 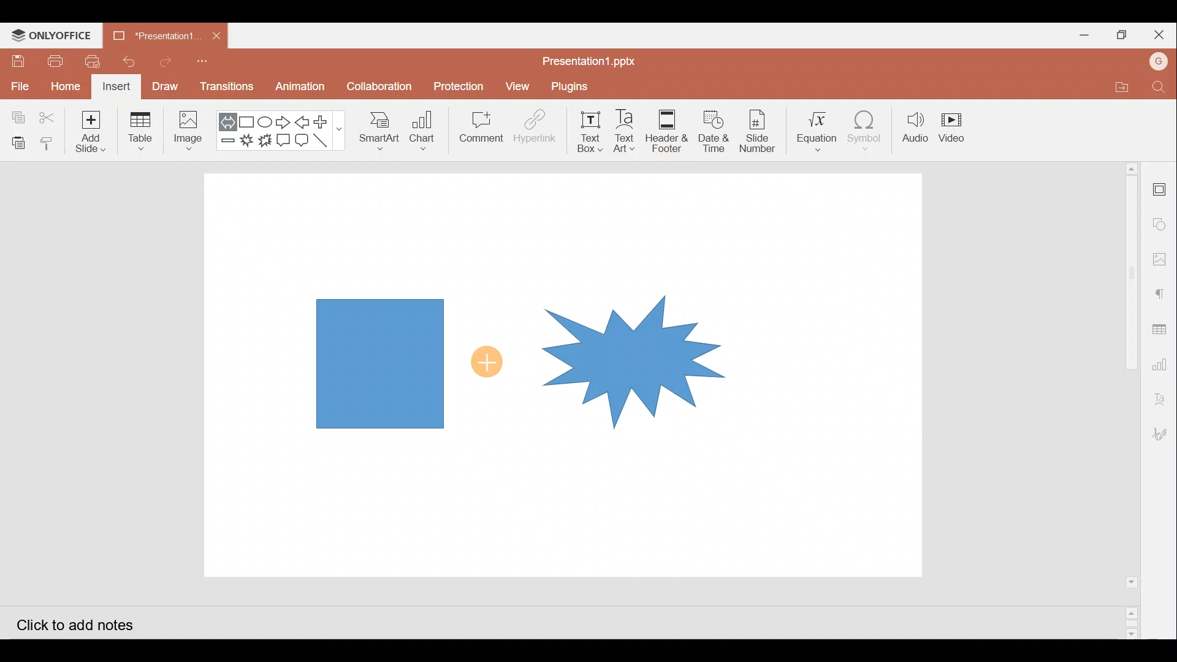 I want to click on Right arrow, so click(x=284, y=120).